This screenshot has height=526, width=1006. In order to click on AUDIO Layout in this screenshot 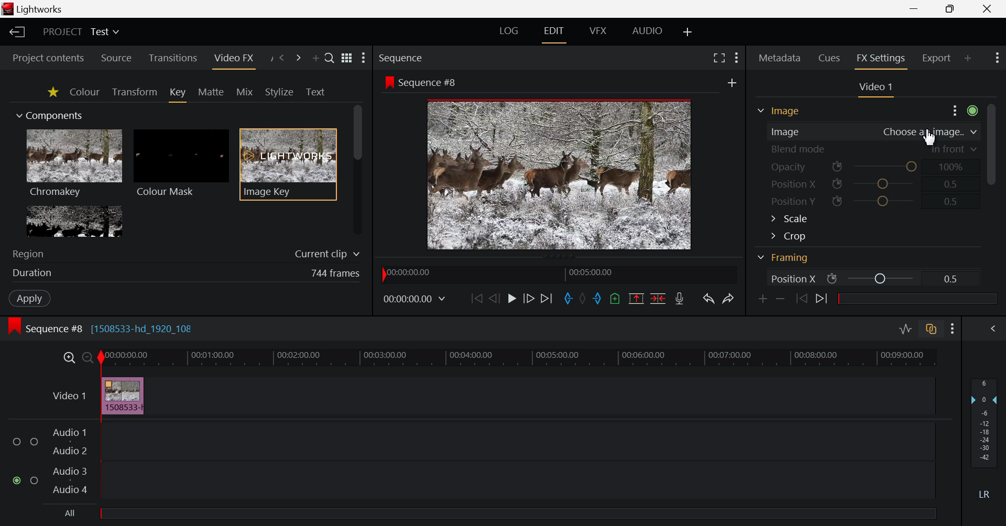, I will do `click(648, 30)`.